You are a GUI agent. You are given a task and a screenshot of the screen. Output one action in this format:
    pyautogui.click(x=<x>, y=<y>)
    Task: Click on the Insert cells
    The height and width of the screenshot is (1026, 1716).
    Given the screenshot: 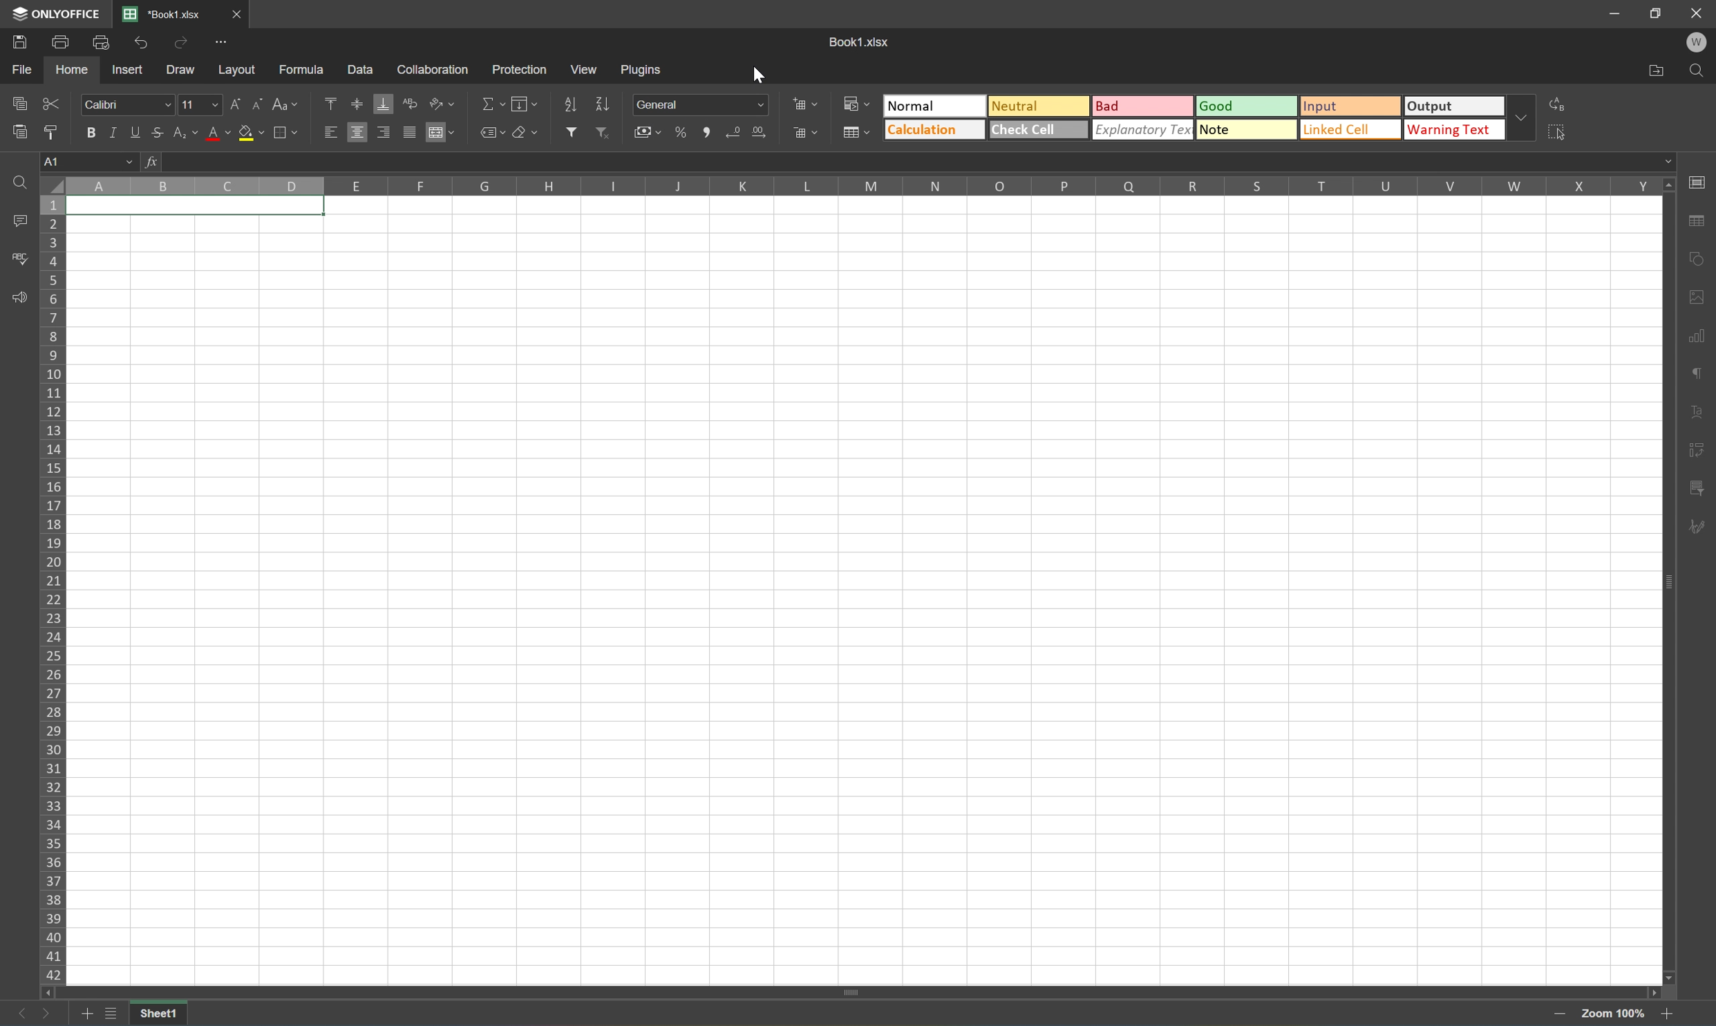 What is the action you would take?
    pyautogui.click(x=802, y=102)
    